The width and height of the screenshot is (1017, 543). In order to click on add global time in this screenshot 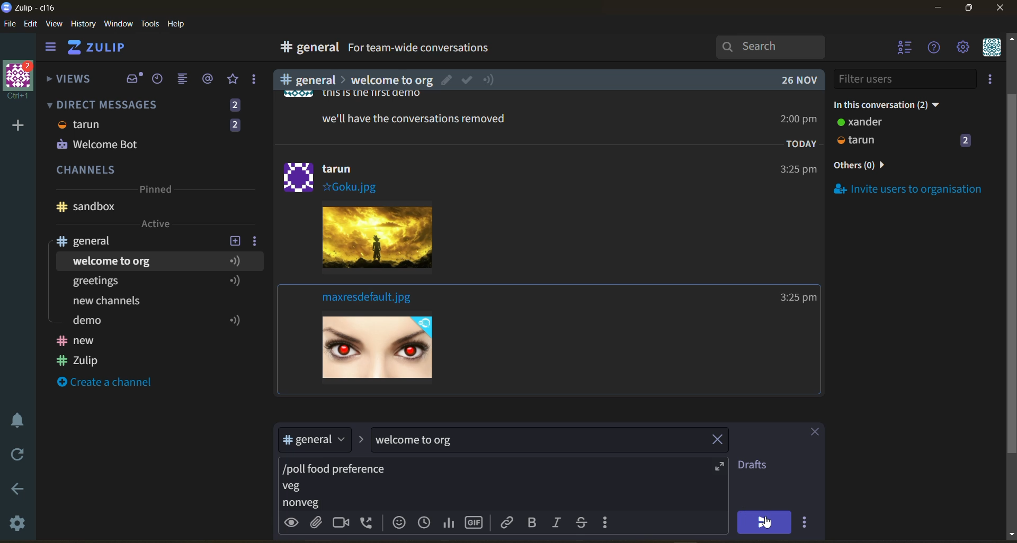, I will do `click(426, 522)`.